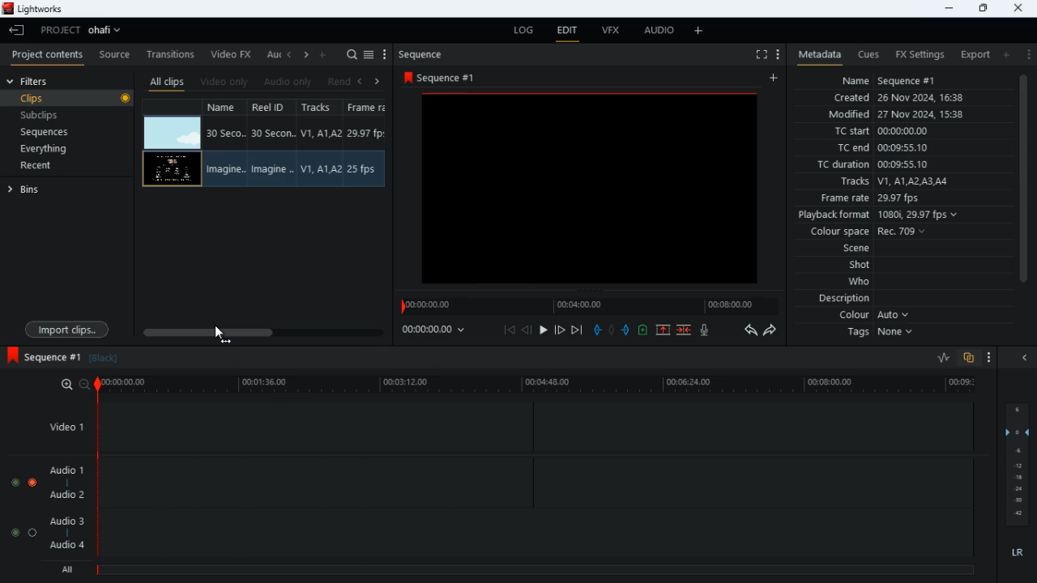 The width and height of the screenshot is (1037, 583). I want to click on audio 2, so click(67, 495).